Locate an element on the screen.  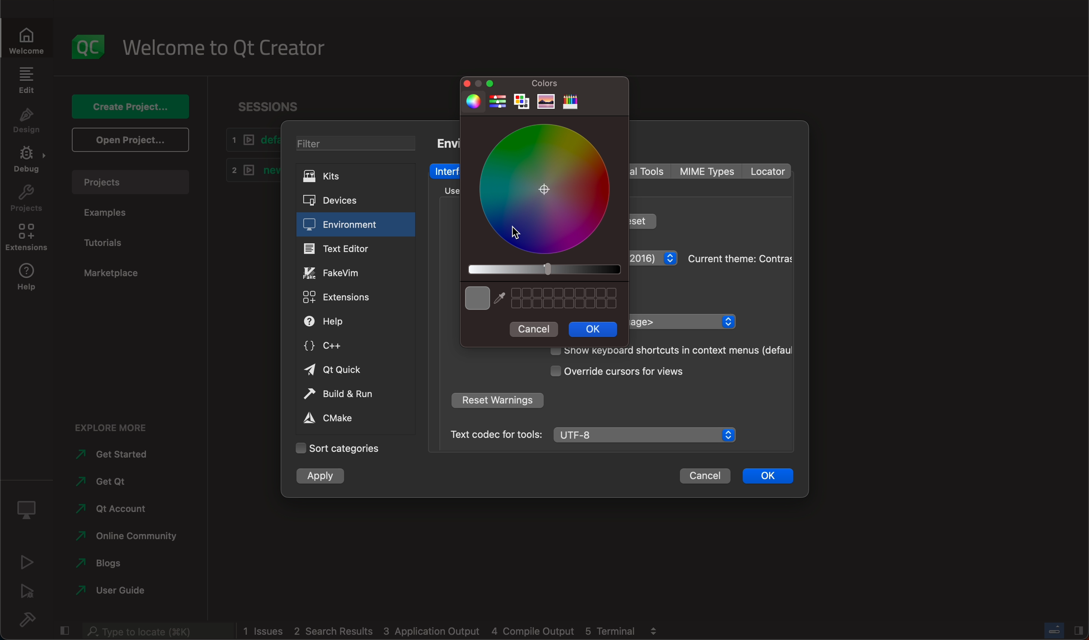
qt is located at coordinates (111, 508).